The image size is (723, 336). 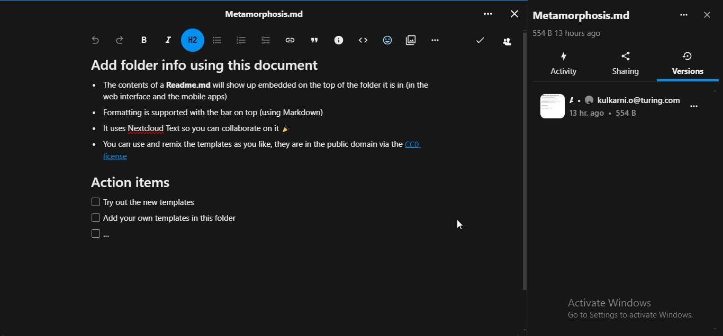 I want to click on undo, so click(x=95, y=41).